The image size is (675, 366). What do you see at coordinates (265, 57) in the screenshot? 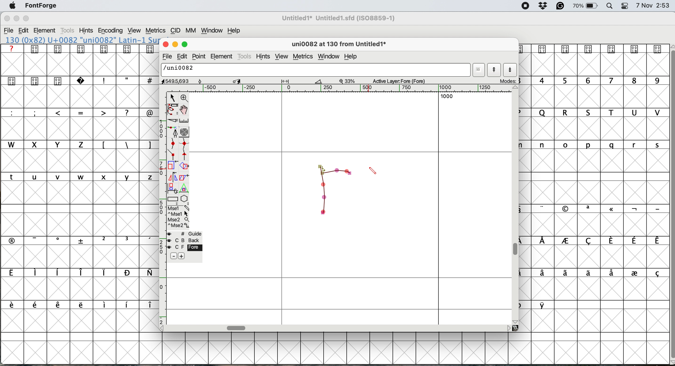
I see `hints` at bounding box center [265, 57].